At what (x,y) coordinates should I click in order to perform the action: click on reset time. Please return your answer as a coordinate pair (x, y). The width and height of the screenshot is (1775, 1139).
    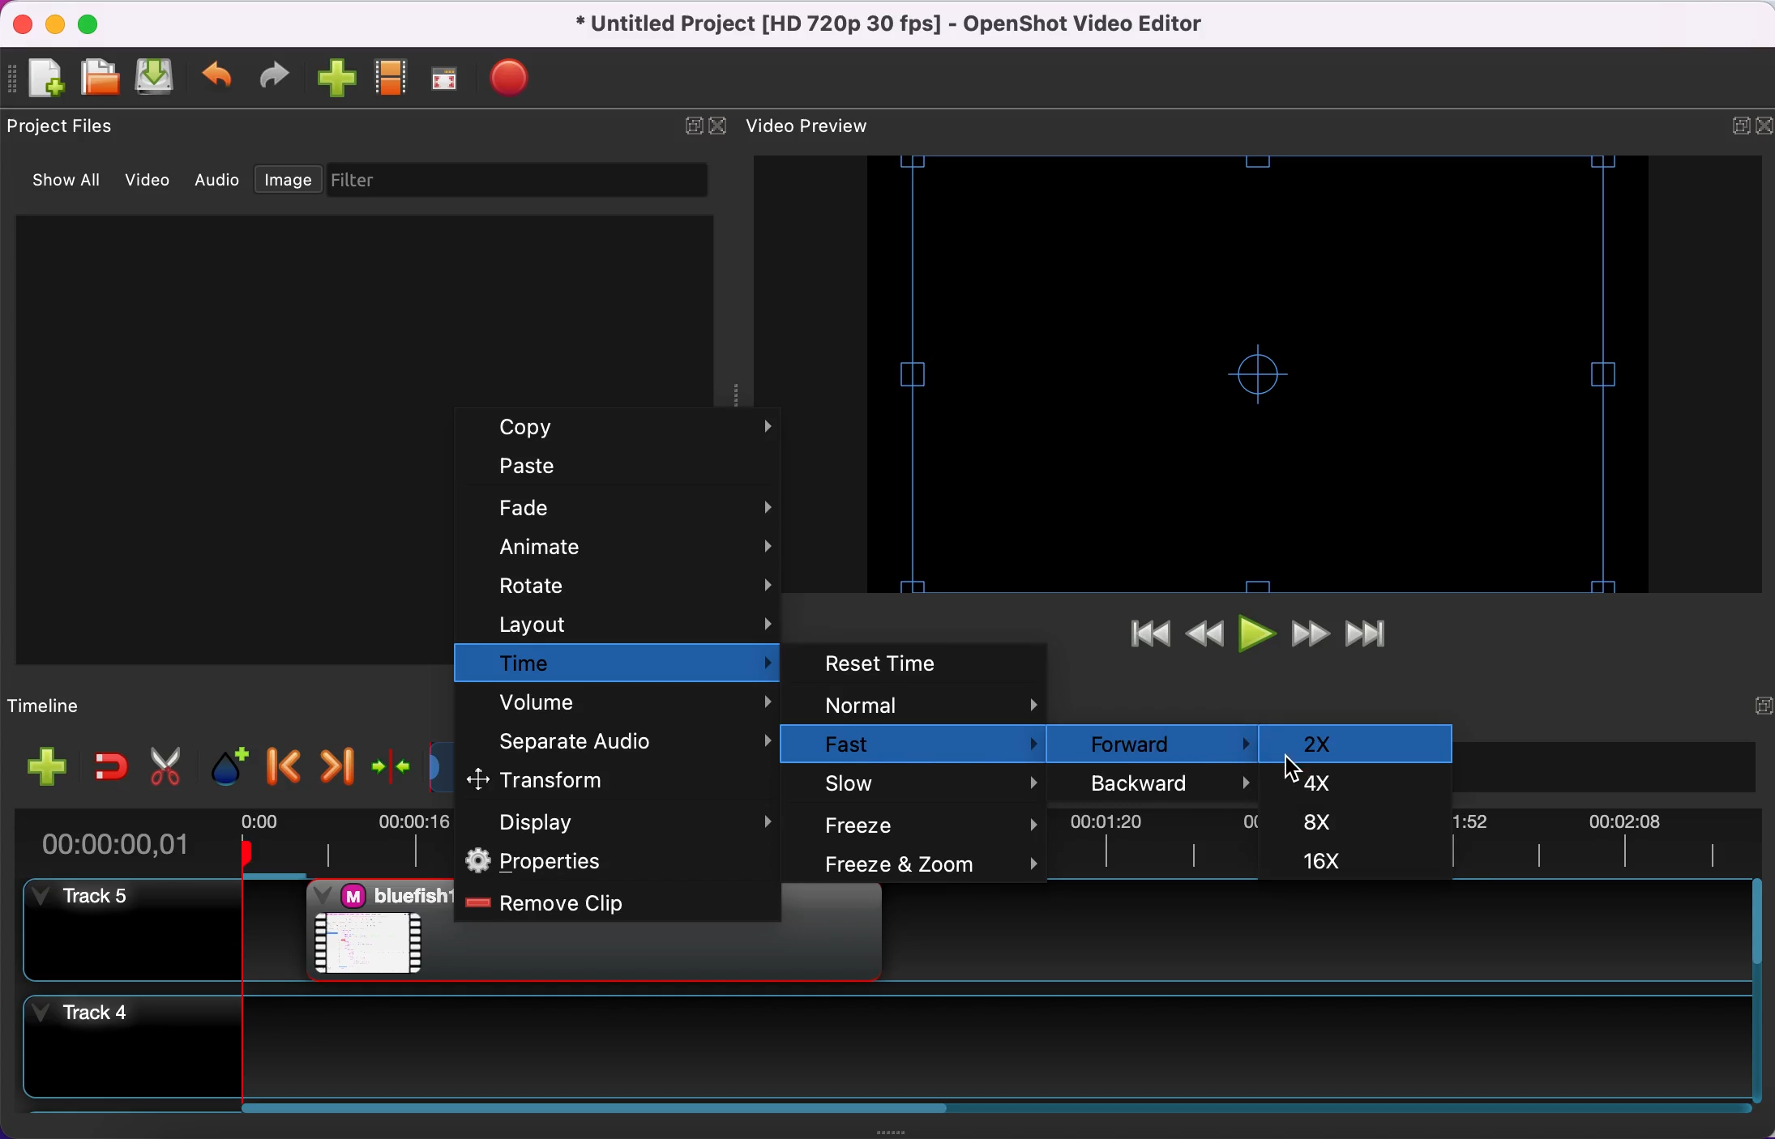
    Looking at the image, I should click on (922, 662).